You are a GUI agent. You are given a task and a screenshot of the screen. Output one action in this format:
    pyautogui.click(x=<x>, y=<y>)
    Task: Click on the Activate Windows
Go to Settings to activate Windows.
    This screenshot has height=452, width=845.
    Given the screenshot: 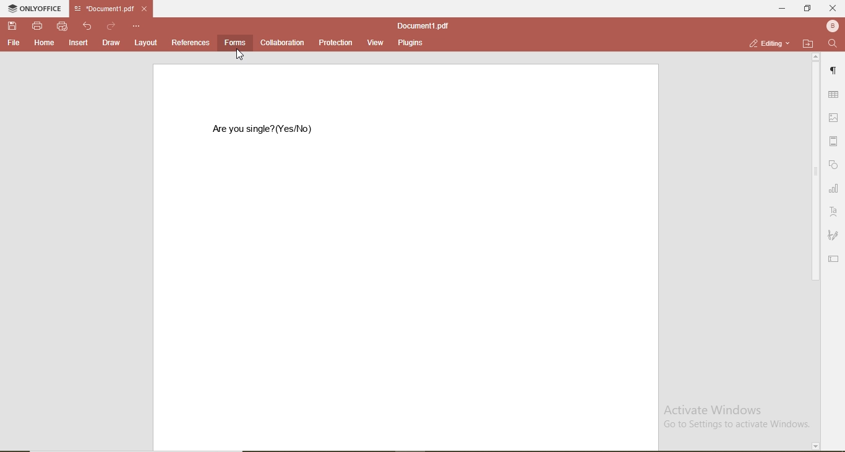 What is the action you would take?
    pyautogui.click(x=731, y=415)
    